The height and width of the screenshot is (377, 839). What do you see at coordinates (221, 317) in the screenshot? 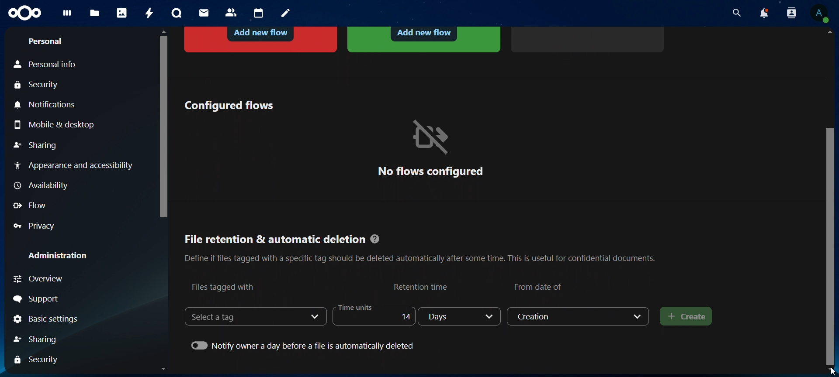
I see `select a tag` at bounding box center [221, 317].